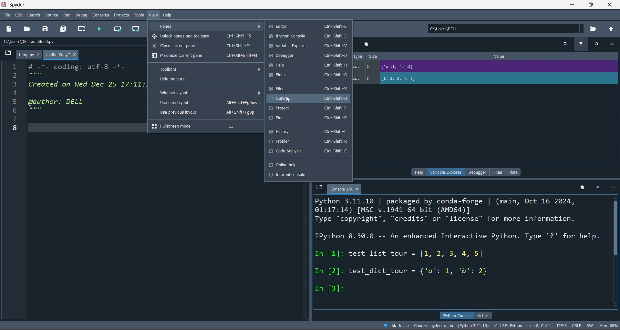 The height and width of the screenshot is (330, 620). I want to click on edit, so click(18, 15).